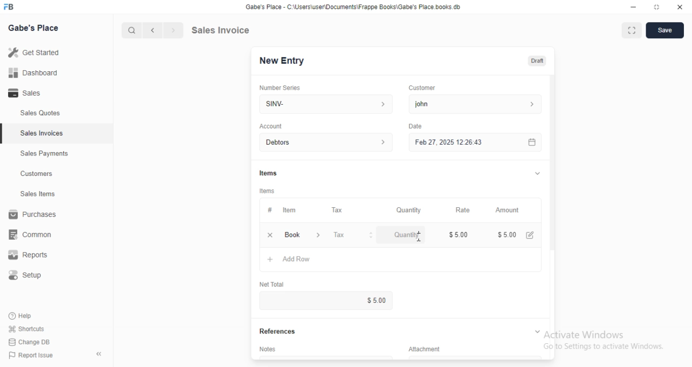  What do you see at coordinates (271, 234) in the screenshot?
I see `remove row` at bounding box center [271, 234].